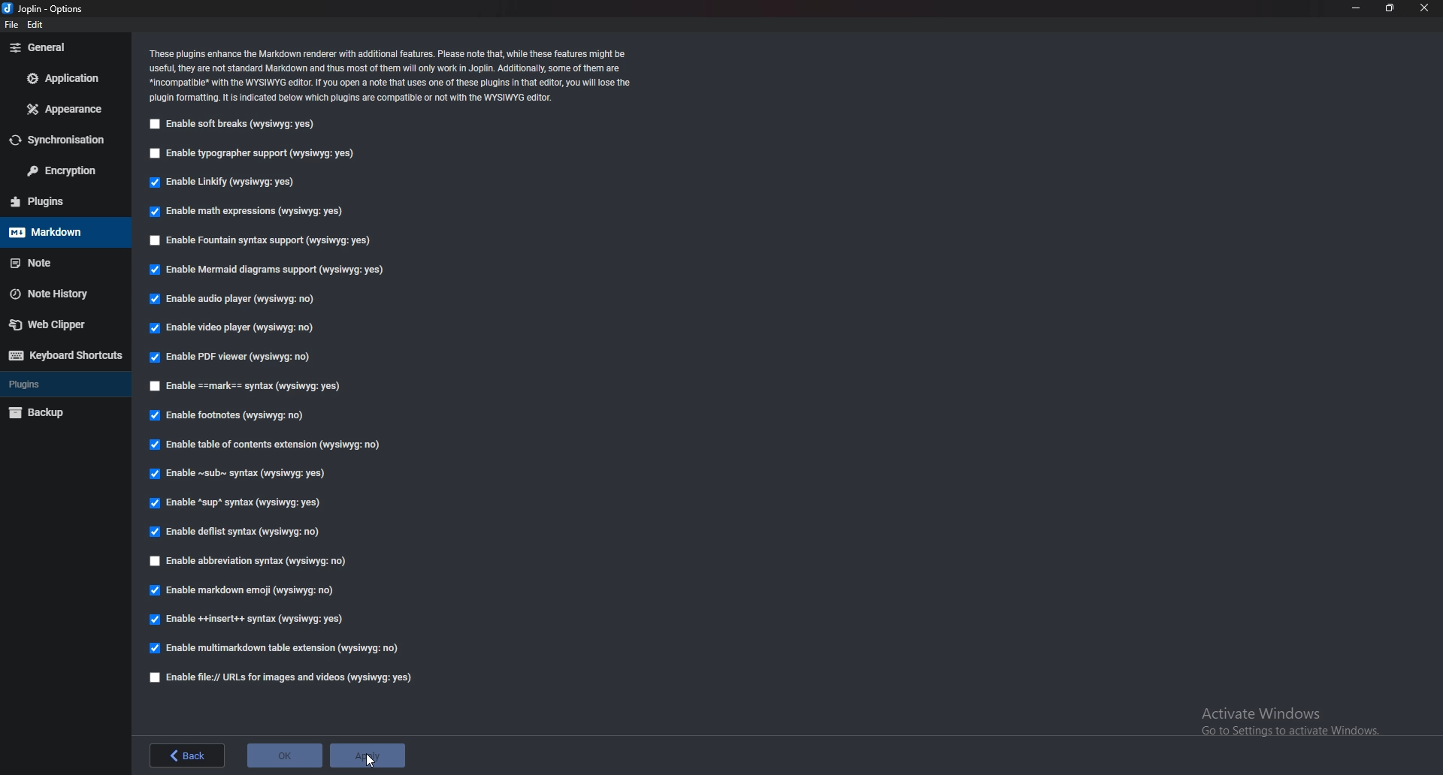 This screenshot has height=775, width=1443. Describe the element at coordinates (67, 354) in the screenshot. I see `Keyboard shortcuts` at that location.